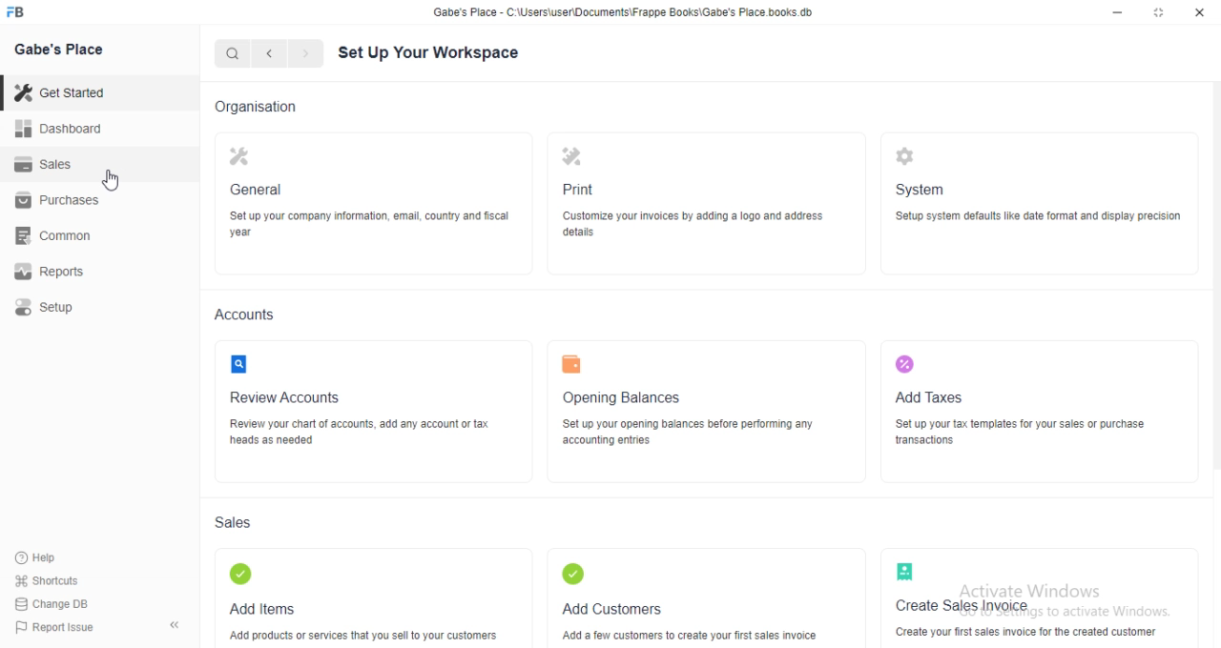  What do you see at coordinates (285, 377) in the screenshot?
I see `Review Accounts` at bounding box center [285, 377].